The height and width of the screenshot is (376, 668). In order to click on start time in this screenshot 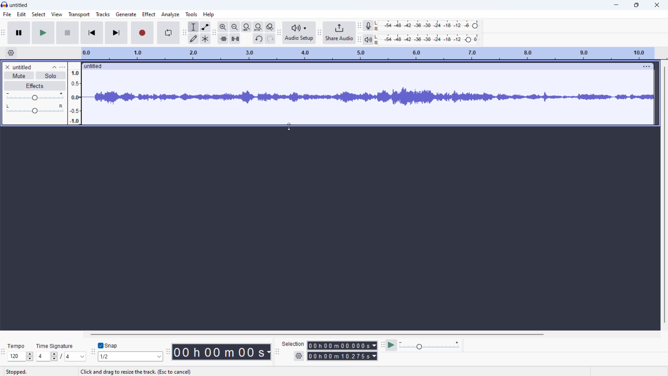, I will do `click(342, 346)`.